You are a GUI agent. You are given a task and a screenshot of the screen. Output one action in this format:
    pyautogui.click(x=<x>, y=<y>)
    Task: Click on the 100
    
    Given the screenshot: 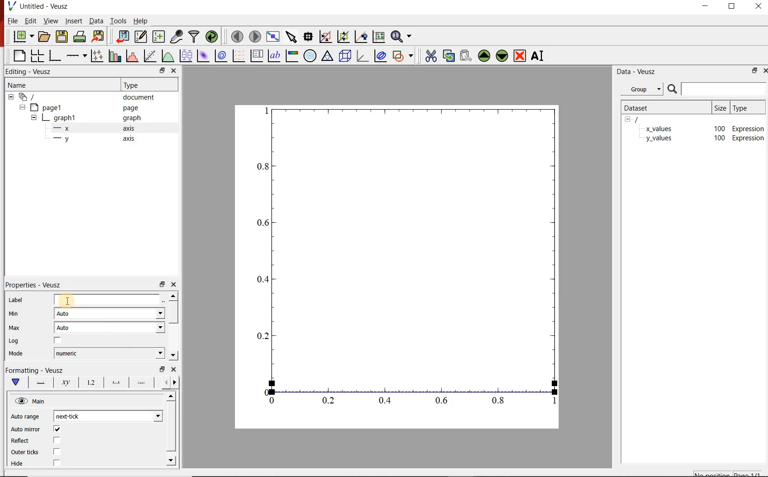 What is the action you would take?
    pyautogui.click(x=719, y=139)
    